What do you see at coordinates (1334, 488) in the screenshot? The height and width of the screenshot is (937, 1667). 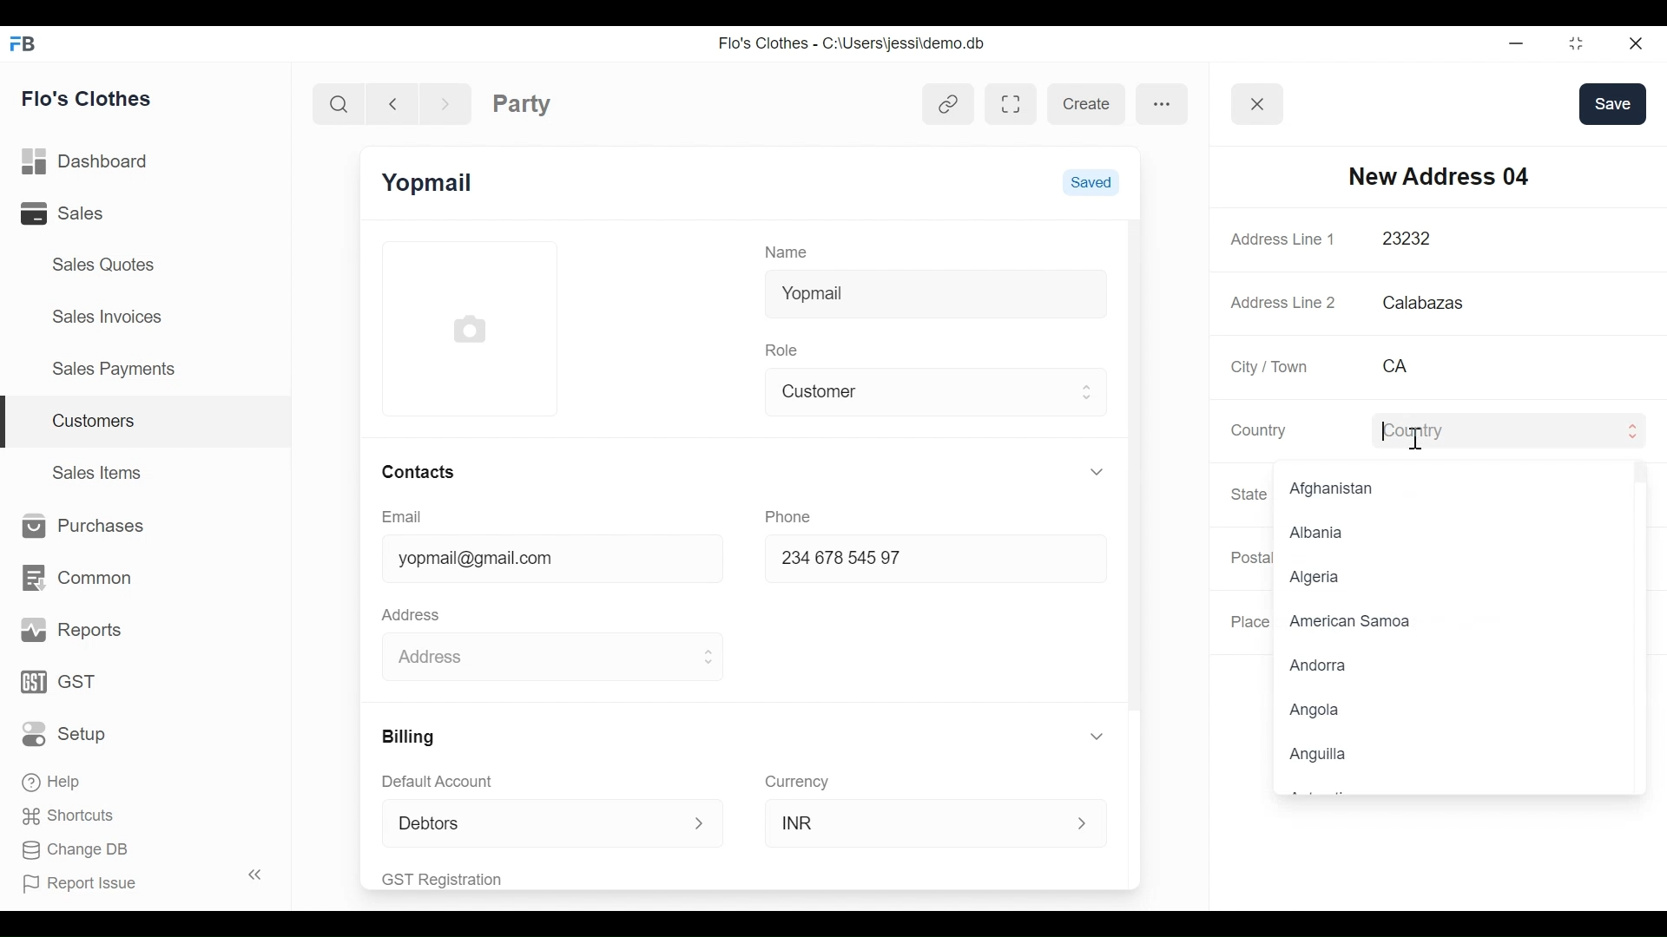 I see `Afghanistan` at bounding box center [1334, 488].